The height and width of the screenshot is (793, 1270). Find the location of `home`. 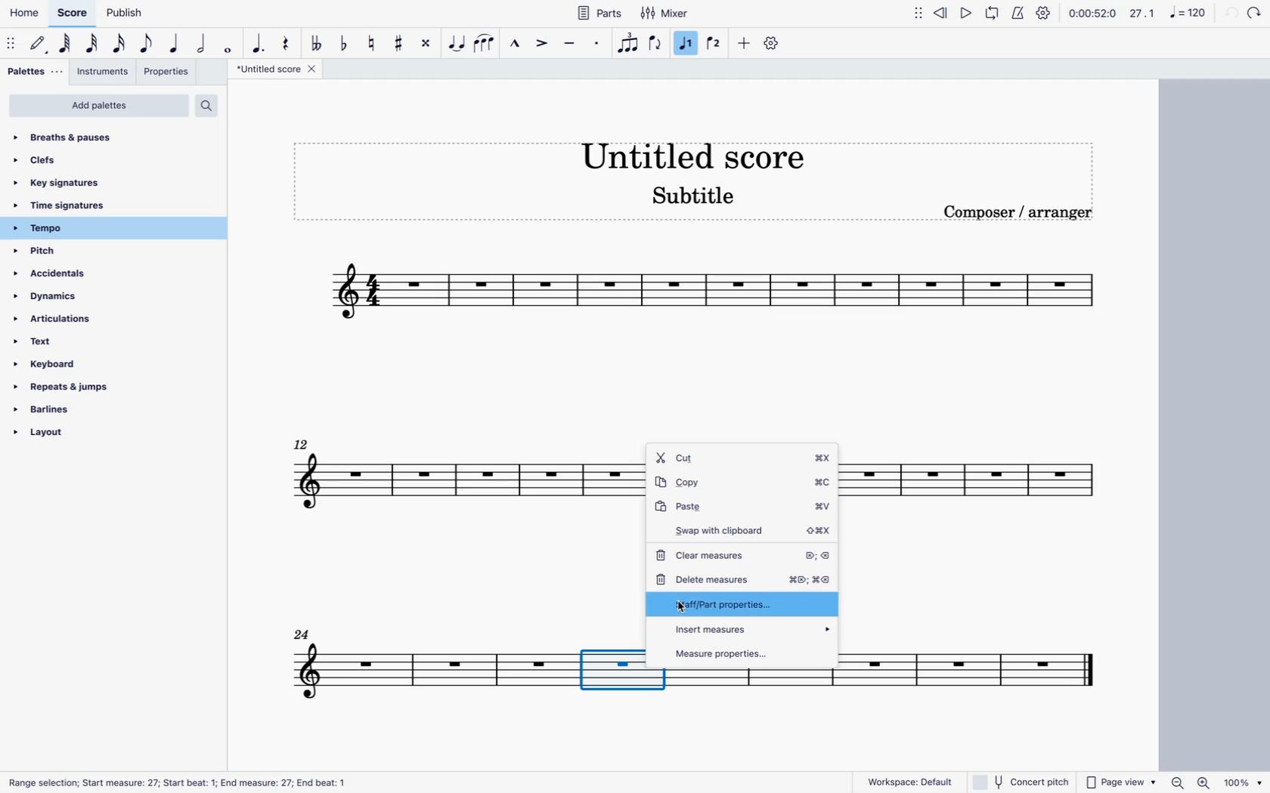

home is located at coordinates (26, 12).